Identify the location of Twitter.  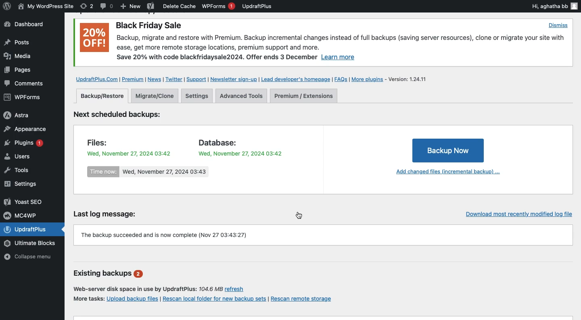
(174, 79).